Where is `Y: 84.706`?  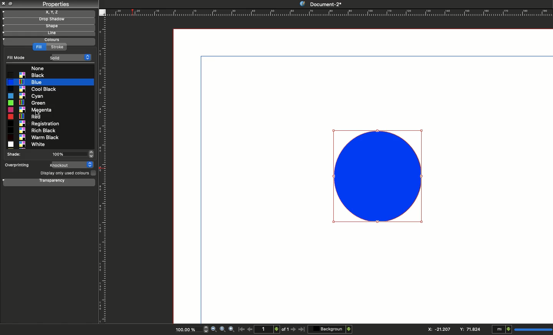
Y: 84.706 is located at coordinates (471, 329).